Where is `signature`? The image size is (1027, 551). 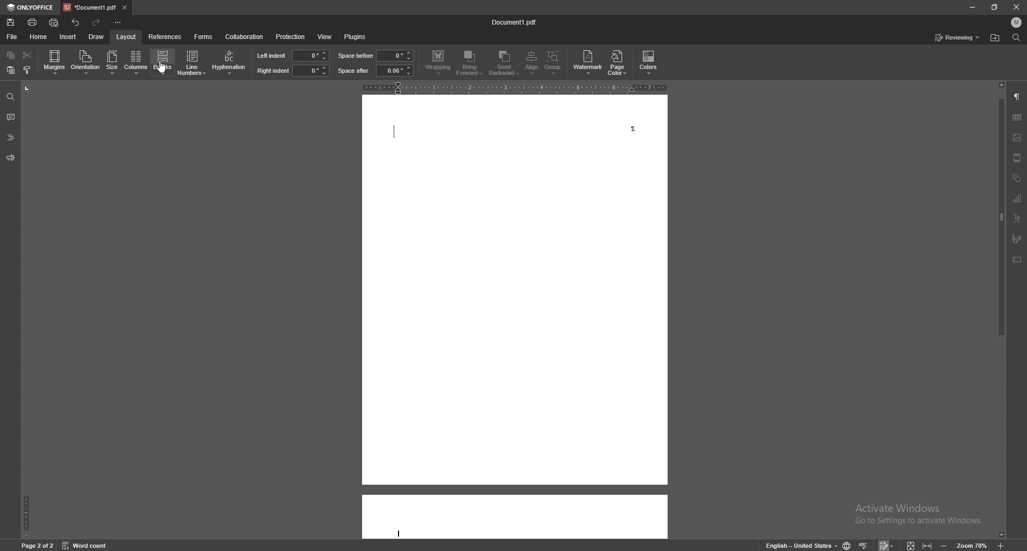
signature is located at coordinates (1015, 238).